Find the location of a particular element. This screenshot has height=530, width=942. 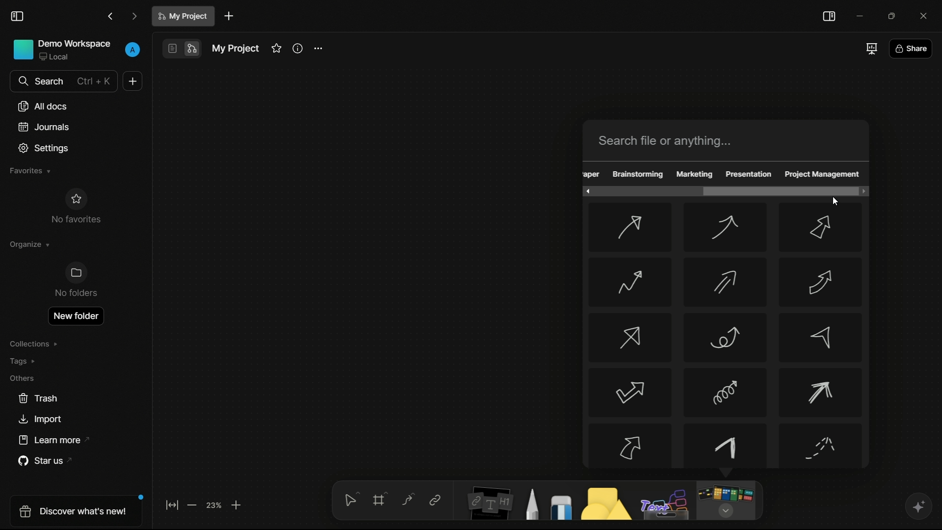

arrow-13 is located at coordinates (629, 445).